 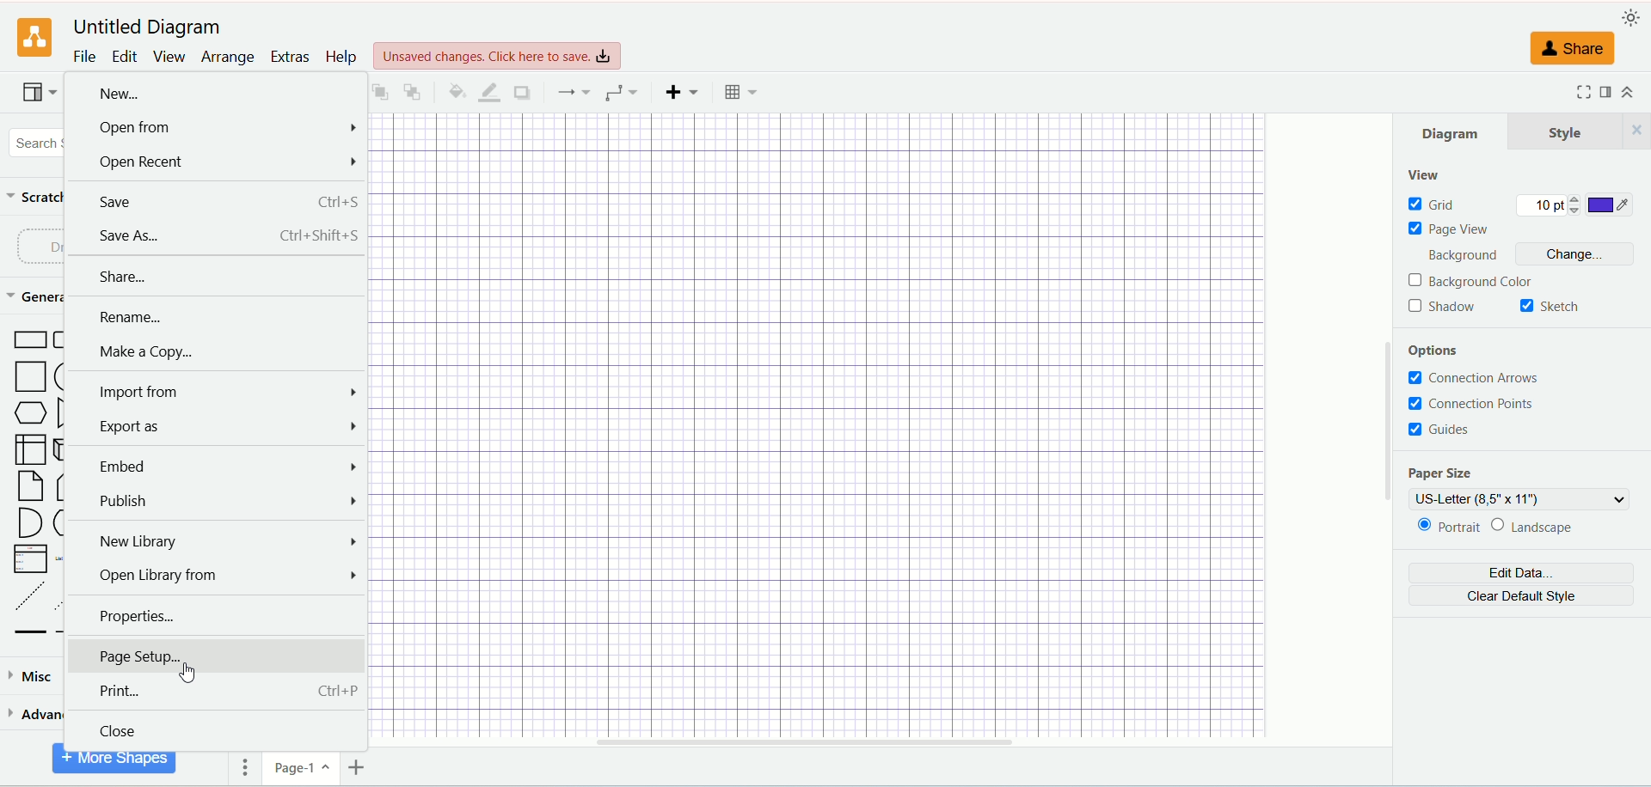 What do you see at coordinates (218, 280) in the screenshot?
I see `share` at bounding box center [218, 280].